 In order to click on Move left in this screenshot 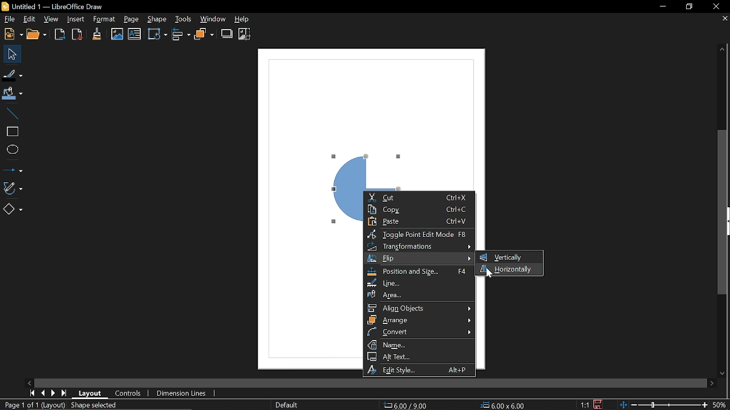, I will do `click(31, 382)`.